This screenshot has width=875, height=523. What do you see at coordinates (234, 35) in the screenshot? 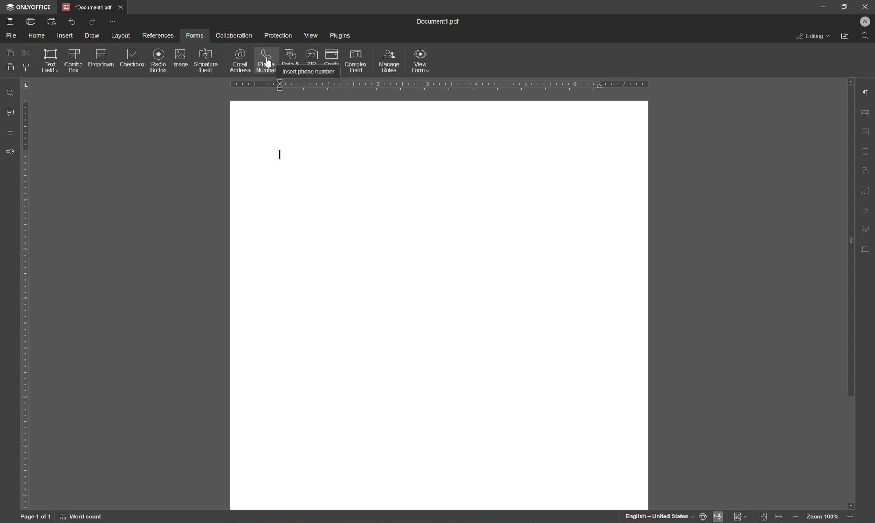
I see `collaboration` at bounding box center [234, 35].